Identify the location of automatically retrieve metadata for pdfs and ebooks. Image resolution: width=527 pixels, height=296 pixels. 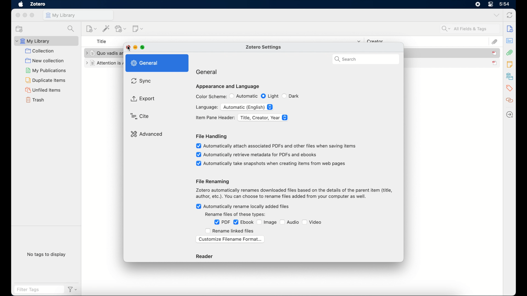
(257, 155).